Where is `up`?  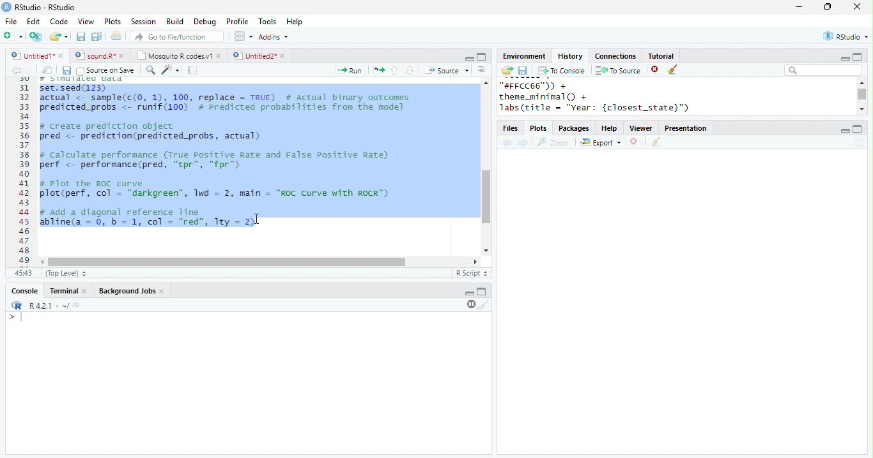 up is located at coordinates (394, 70).